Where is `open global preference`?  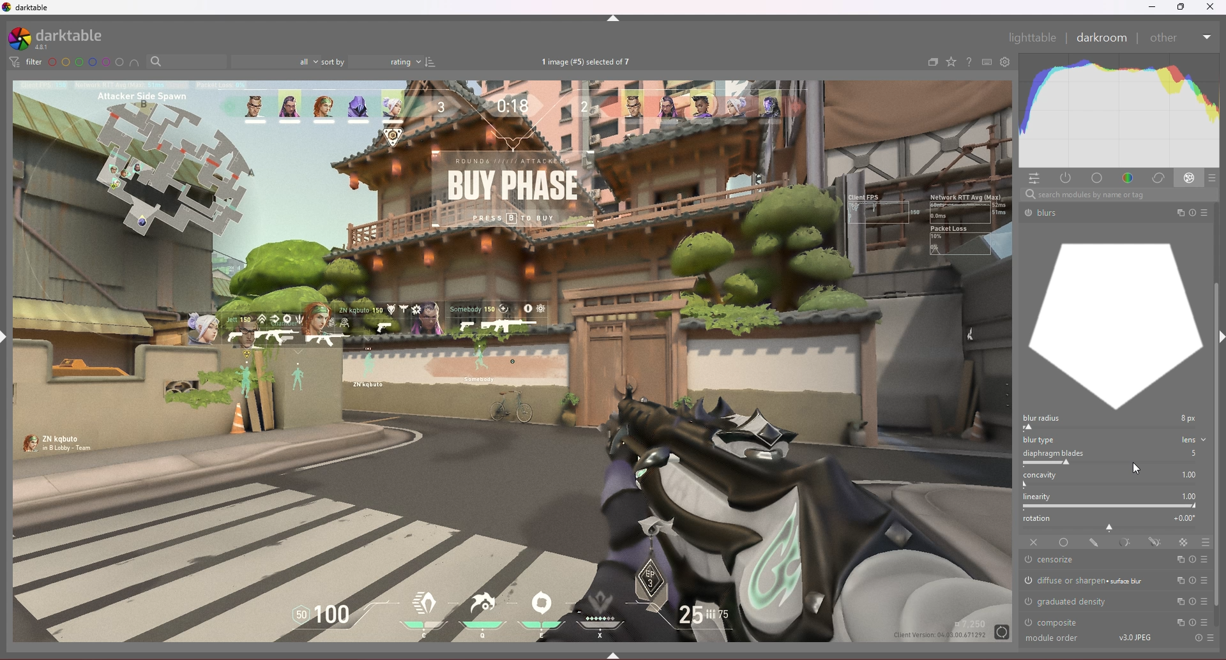
open global preference is located at coordinates (1006, 63).